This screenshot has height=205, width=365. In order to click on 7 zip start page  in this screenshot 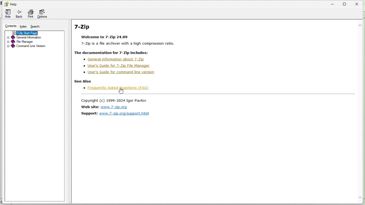, I will do `click(33, 33)`.